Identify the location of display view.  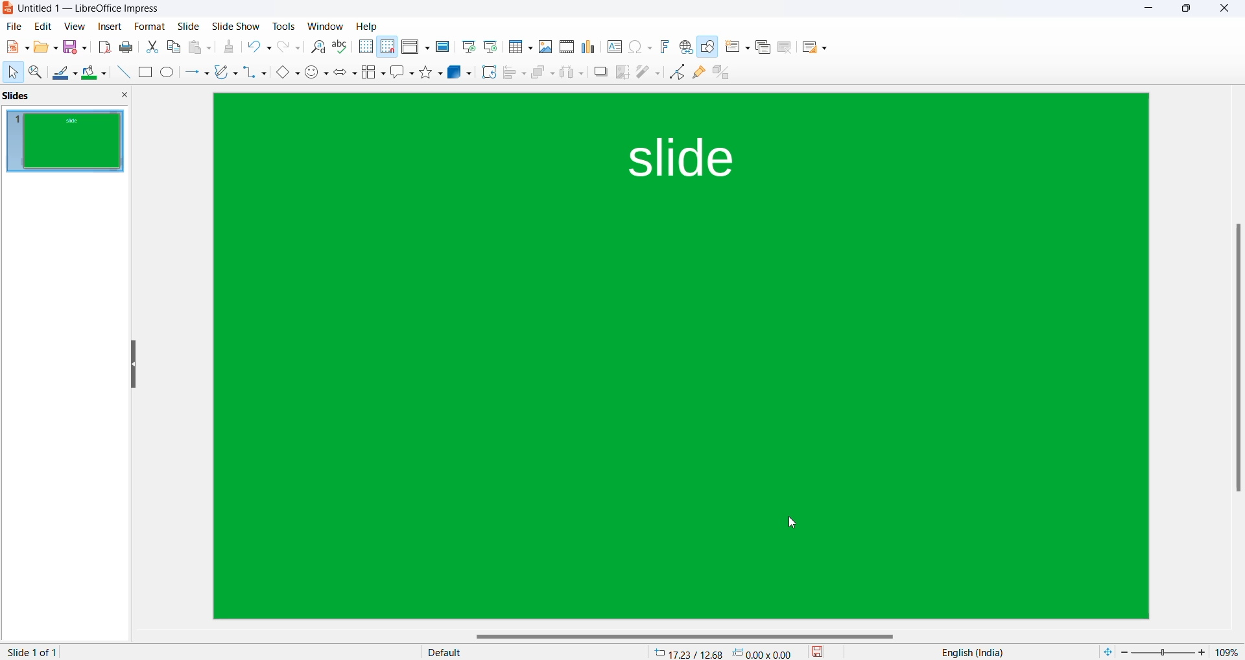
(416, 48).